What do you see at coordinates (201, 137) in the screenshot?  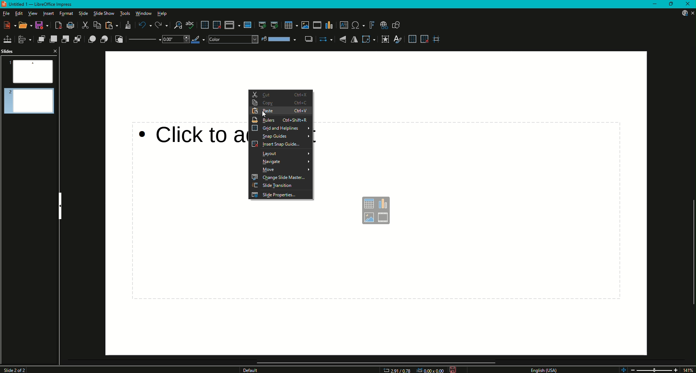 I see `Click to add text` at bounding box center [201, 137].